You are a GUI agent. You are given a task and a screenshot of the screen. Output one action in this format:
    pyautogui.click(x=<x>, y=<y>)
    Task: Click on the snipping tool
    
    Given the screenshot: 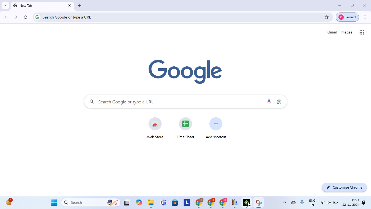 What is the action you would take?
    pyautogui.click(x=259, y=202)
    